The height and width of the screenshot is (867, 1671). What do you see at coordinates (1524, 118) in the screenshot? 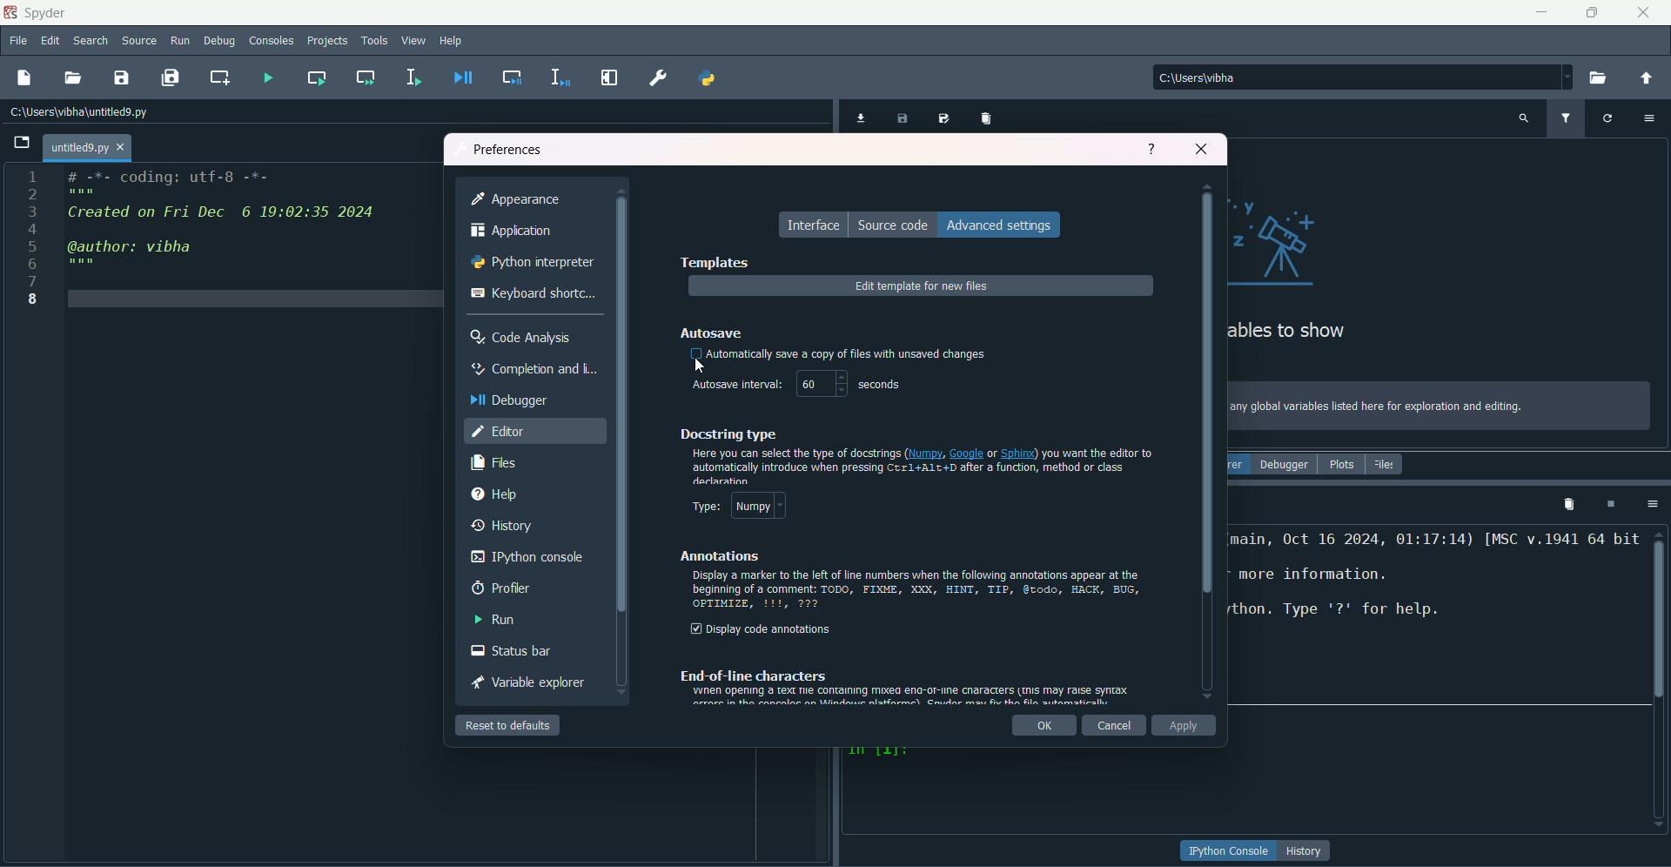
I see `search variable` at bounding box center [1524, 118].